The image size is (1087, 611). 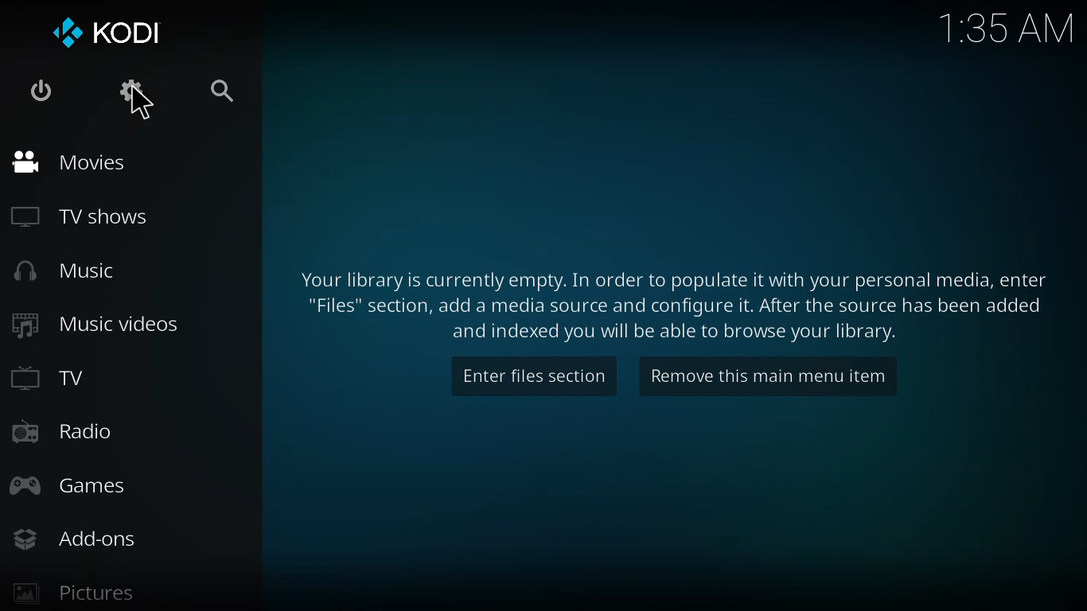 What do you see at coordinates (74, 487) in the screenshot?
I see `games` at bounding box center [74, 487].